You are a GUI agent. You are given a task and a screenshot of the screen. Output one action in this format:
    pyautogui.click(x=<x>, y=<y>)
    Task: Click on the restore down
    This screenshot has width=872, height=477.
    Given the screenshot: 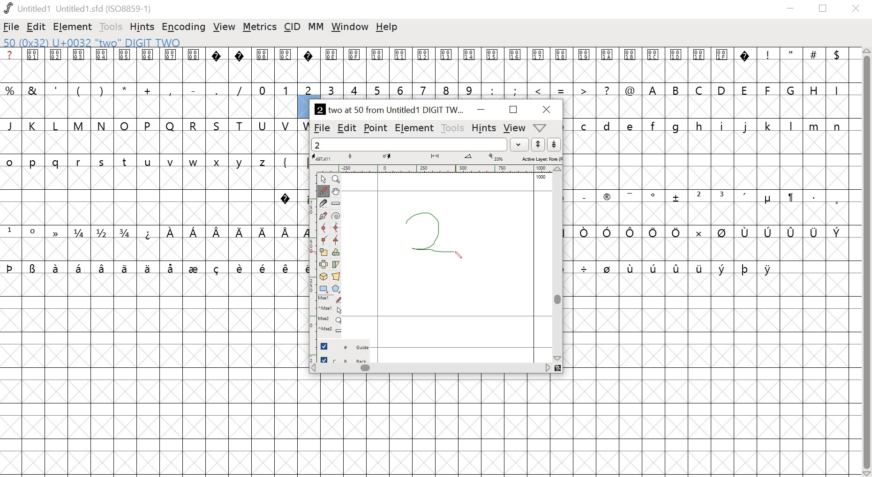 What is the action you would take?
    pyautogui.click(x=826, y=10)
    